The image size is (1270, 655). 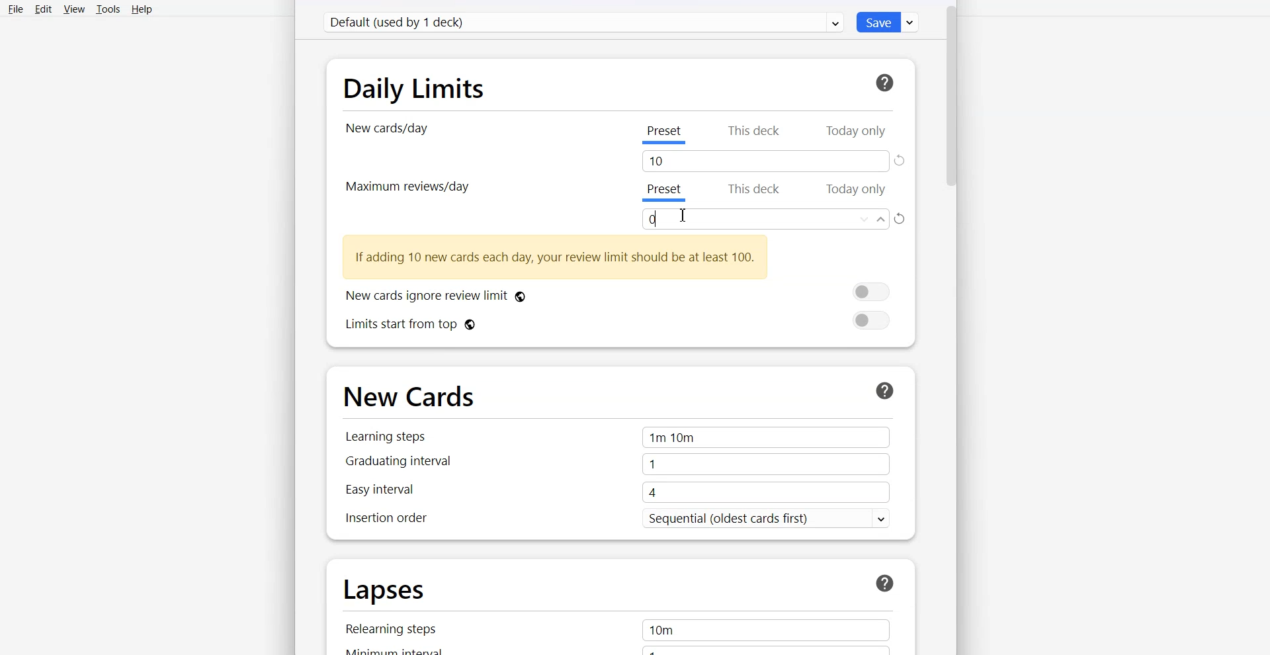 What do you see at coordinates (683, 216) in the screenshot?
I see `Text cursor` at bounding box center [683, 216].